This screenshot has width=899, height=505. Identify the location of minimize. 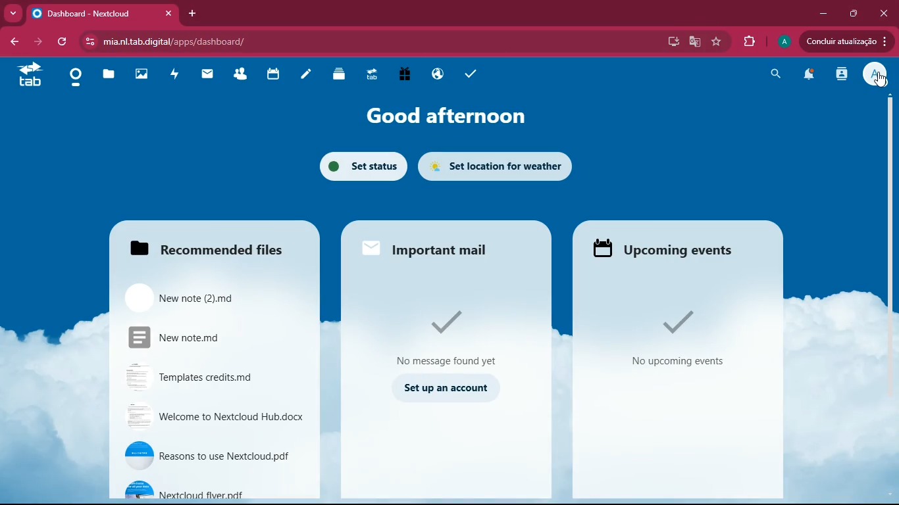
(824, 13).